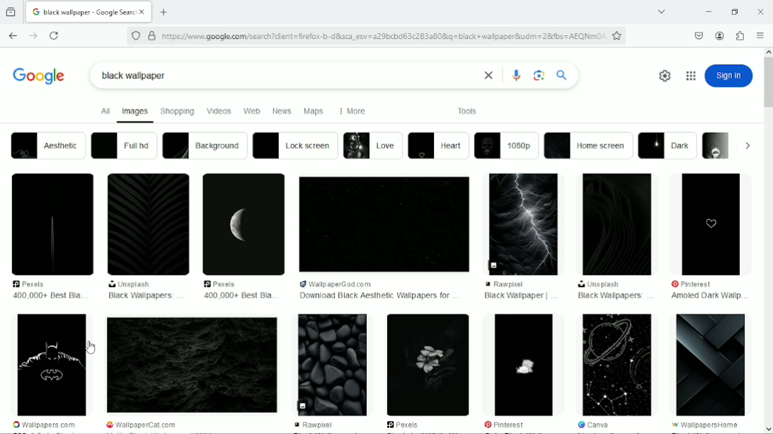 This screenshot has width=773, height=434. I want to click on uniplash, so click(600, 285).